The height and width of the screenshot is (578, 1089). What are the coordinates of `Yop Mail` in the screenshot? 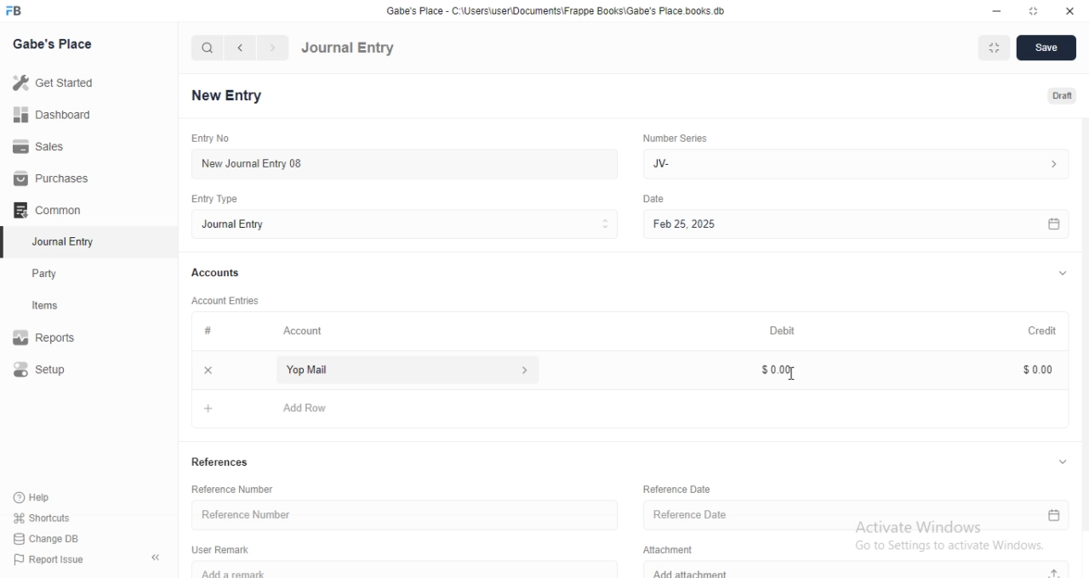 It's located at (402, 370).